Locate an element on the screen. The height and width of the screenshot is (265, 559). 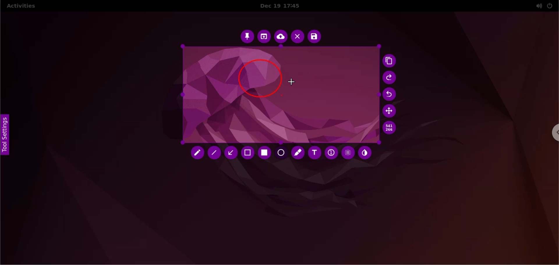
x and y coordinates value is located at coordinates (389, 128).